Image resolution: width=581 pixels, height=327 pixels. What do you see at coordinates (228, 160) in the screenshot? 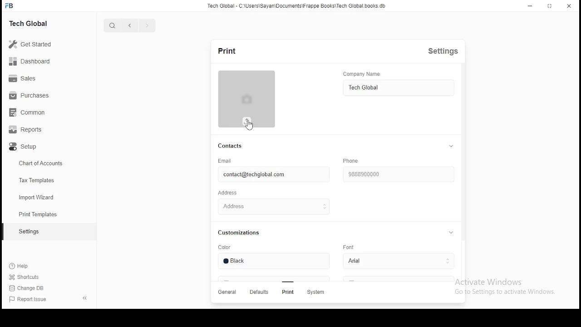
I see `‘Email` at bounding box center [228, 160].